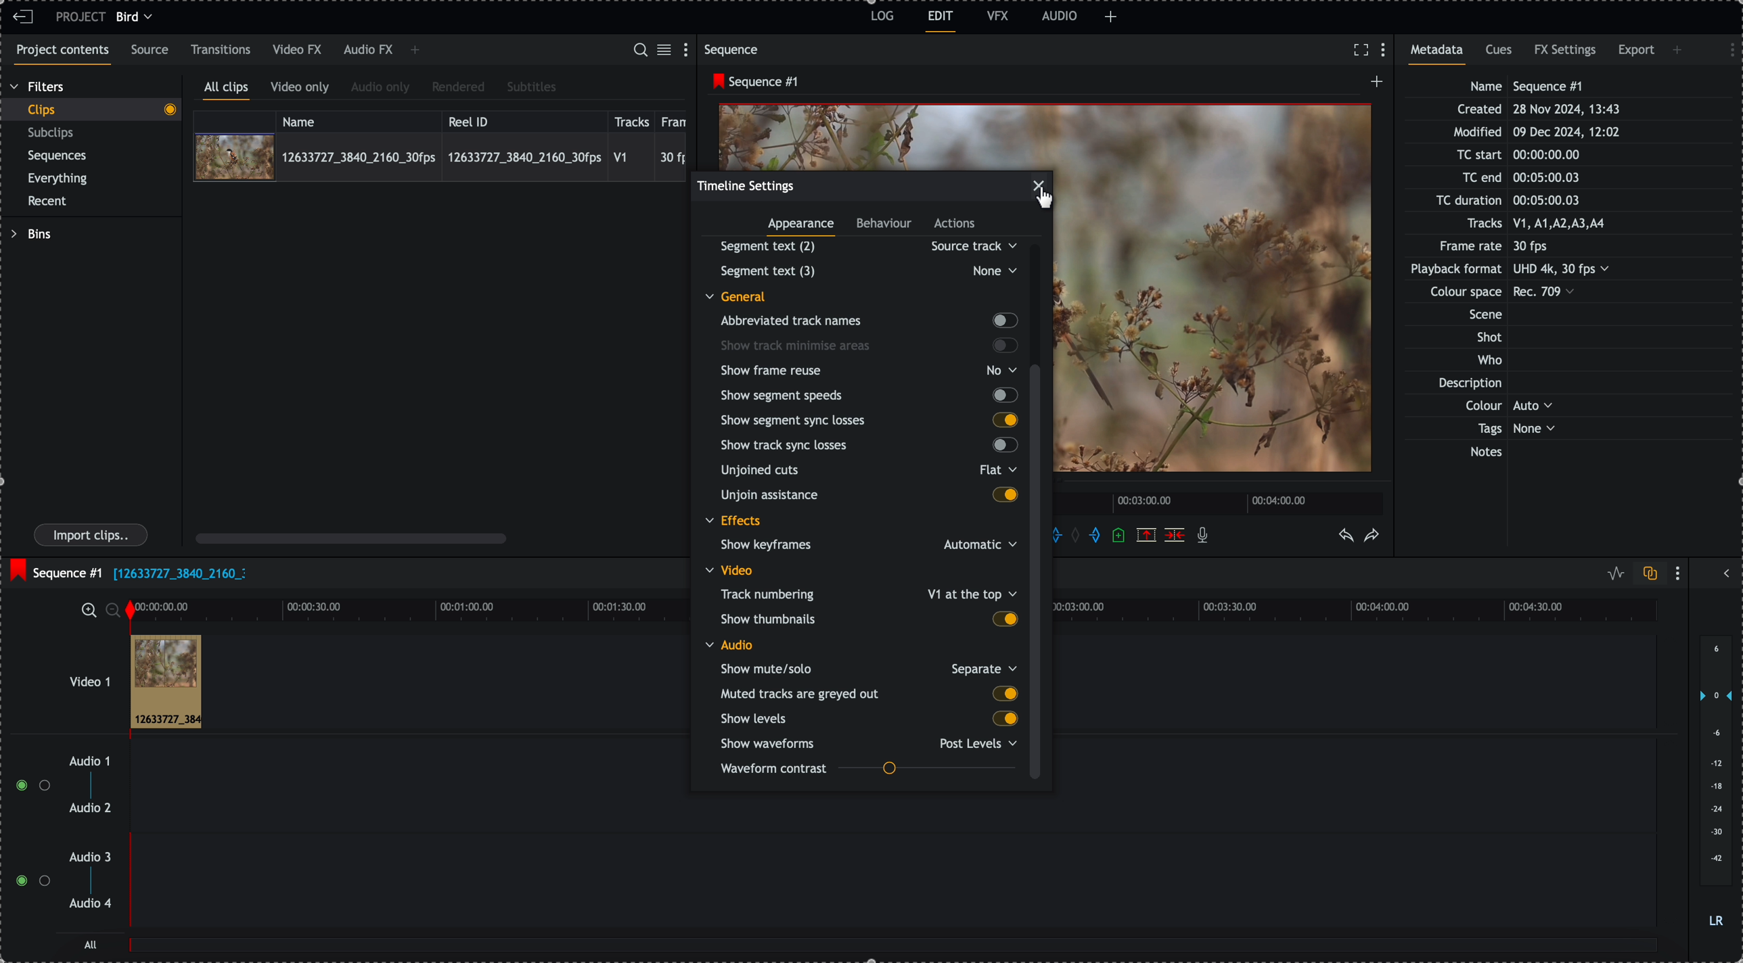 This screenshot has height=963, width=1743. What do you see at coordinates (54, 569) in the screenshot?
I see `sequence #1` at bounding box center [54, 569].